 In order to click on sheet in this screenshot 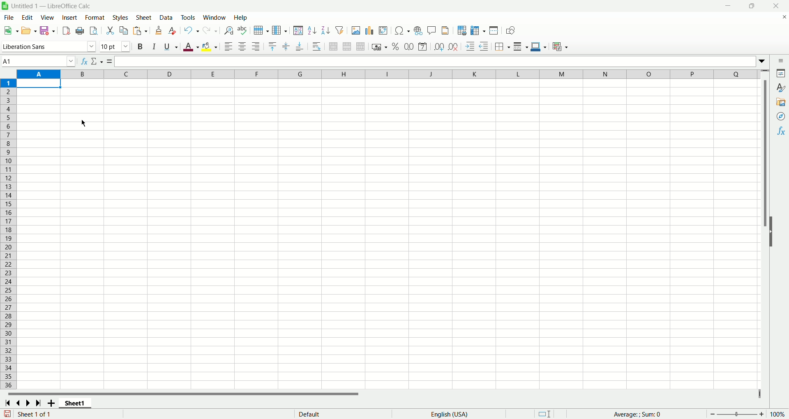, I will do `click(387, 235)`.